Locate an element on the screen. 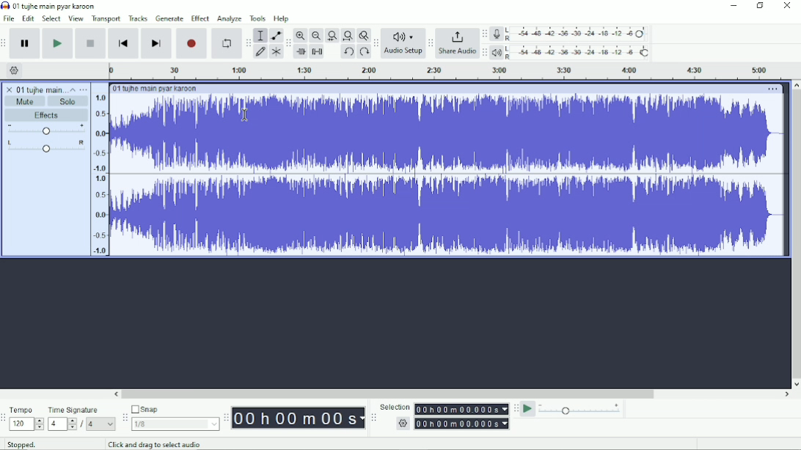 The height and width of the screenshot is (450, 801). Playback meter is located at coordinates (571, 52).